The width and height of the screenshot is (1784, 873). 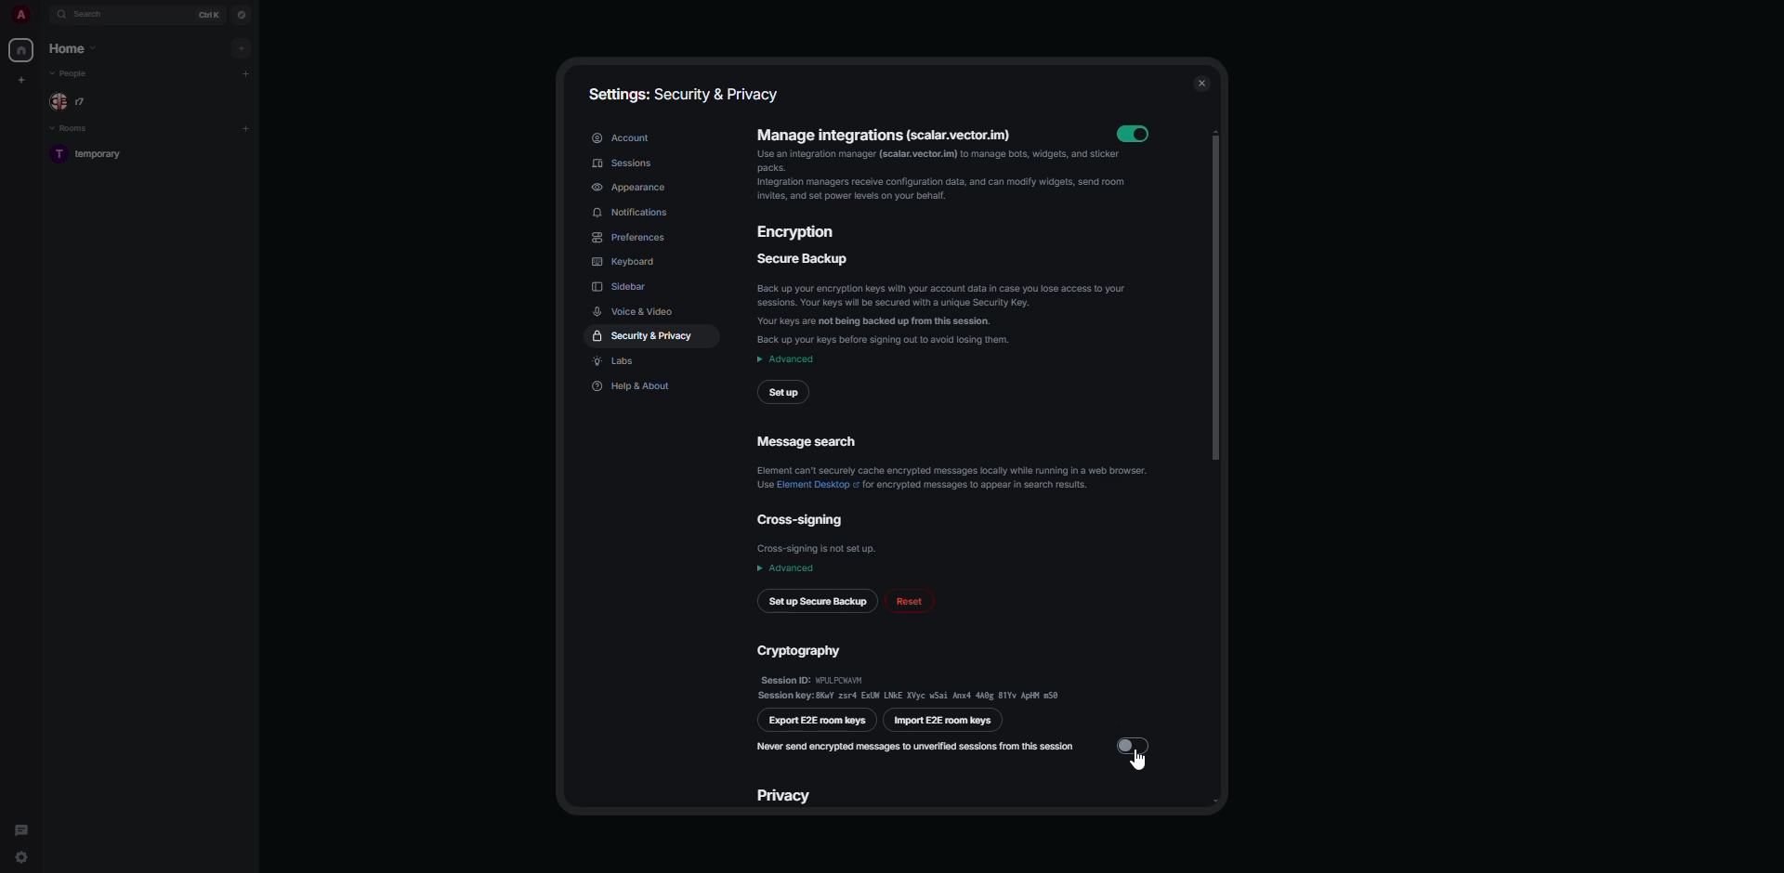 What do you see at coordinates (1215, 294) in the screenshot?
I see `scroll bar` at bounding box center [1215, 294].